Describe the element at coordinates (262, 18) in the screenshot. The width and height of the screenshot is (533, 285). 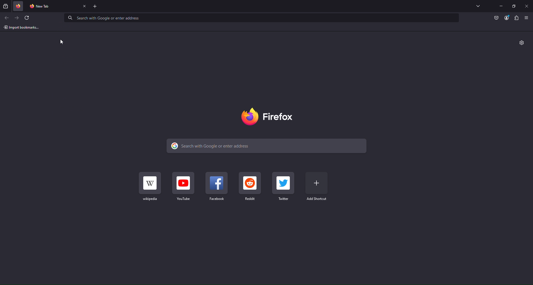
I see `Address Bar` at that location.